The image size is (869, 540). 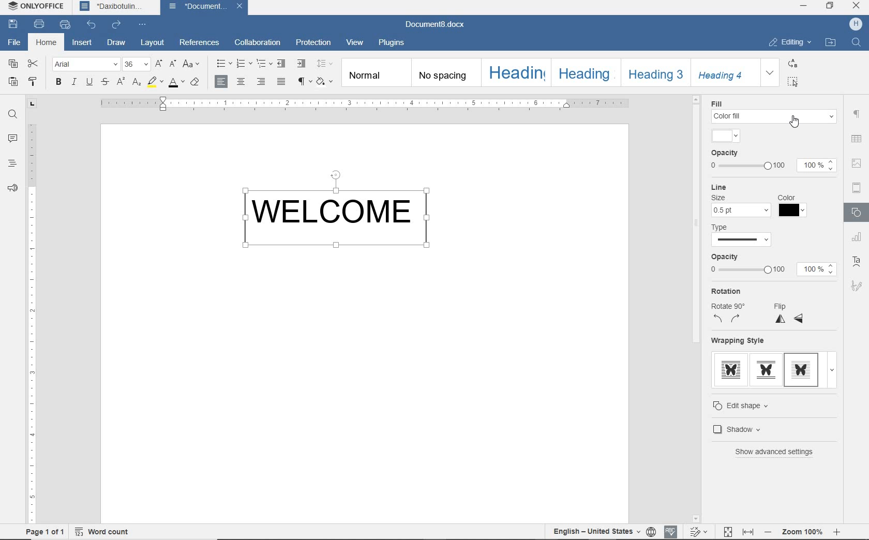 I want to click on Scroll down, so click(x=695, y=519).